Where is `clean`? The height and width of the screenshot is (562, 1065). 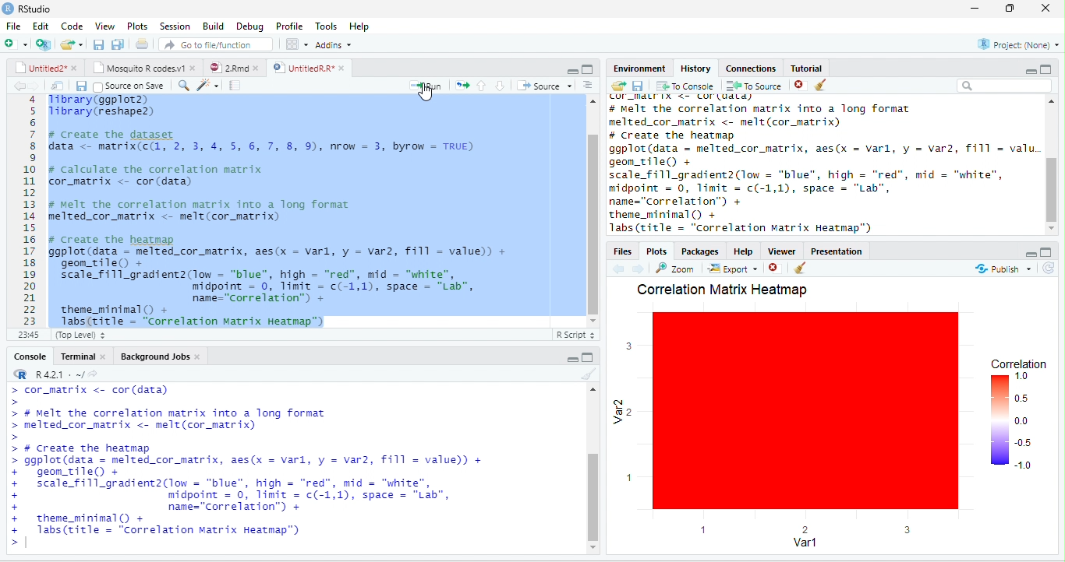 clean is located at coordinates (582, 375).